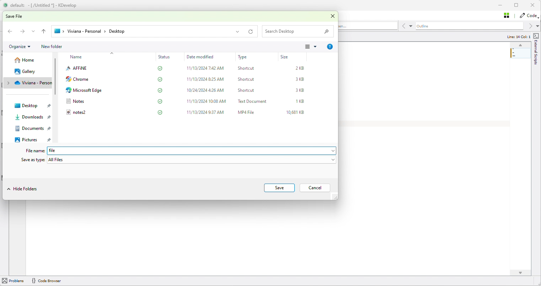 Image resolution: width=541 pixels, height=286 pixels. What do you see at coordinates (254, 101) in the screenshot?
I see `Text Document` at bounding box center [254, 101].